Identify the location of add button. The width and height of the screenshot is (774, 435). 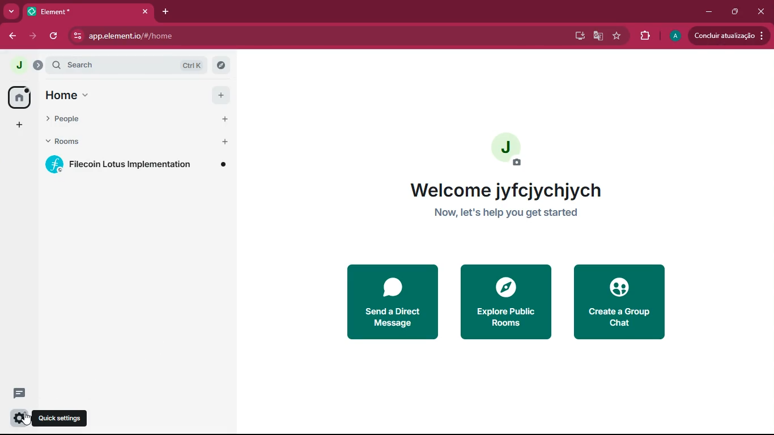
(219, 94).